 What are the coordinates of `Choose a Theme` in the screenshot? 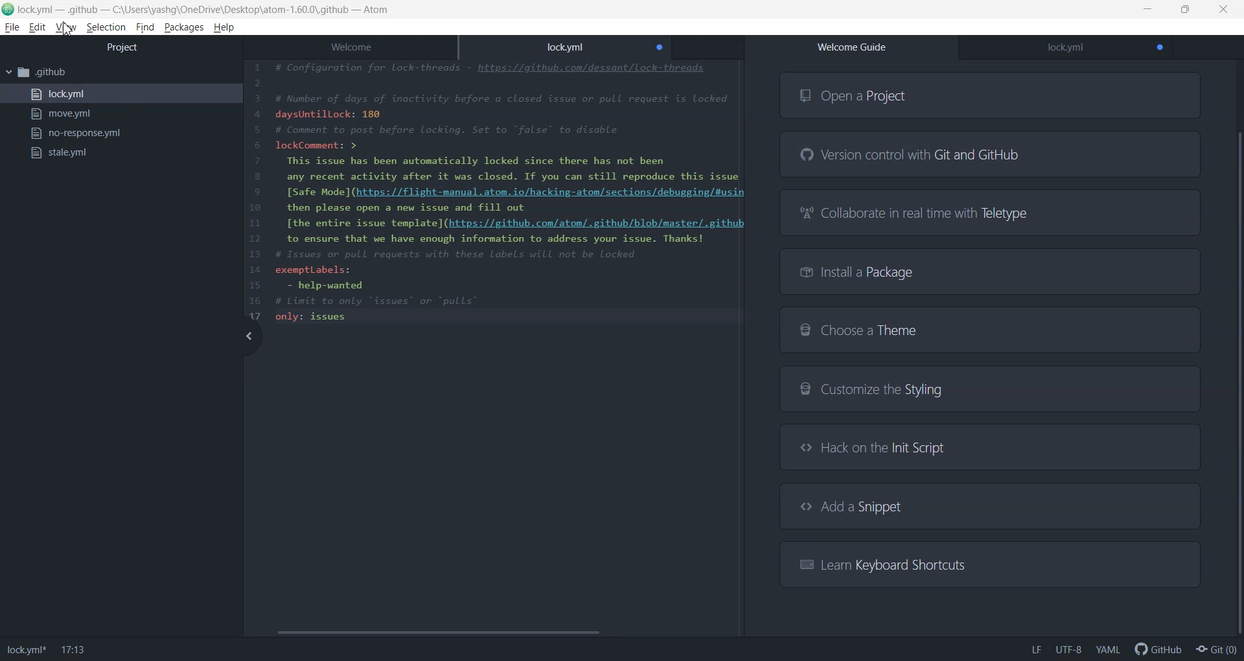 It's located at (989, 329).